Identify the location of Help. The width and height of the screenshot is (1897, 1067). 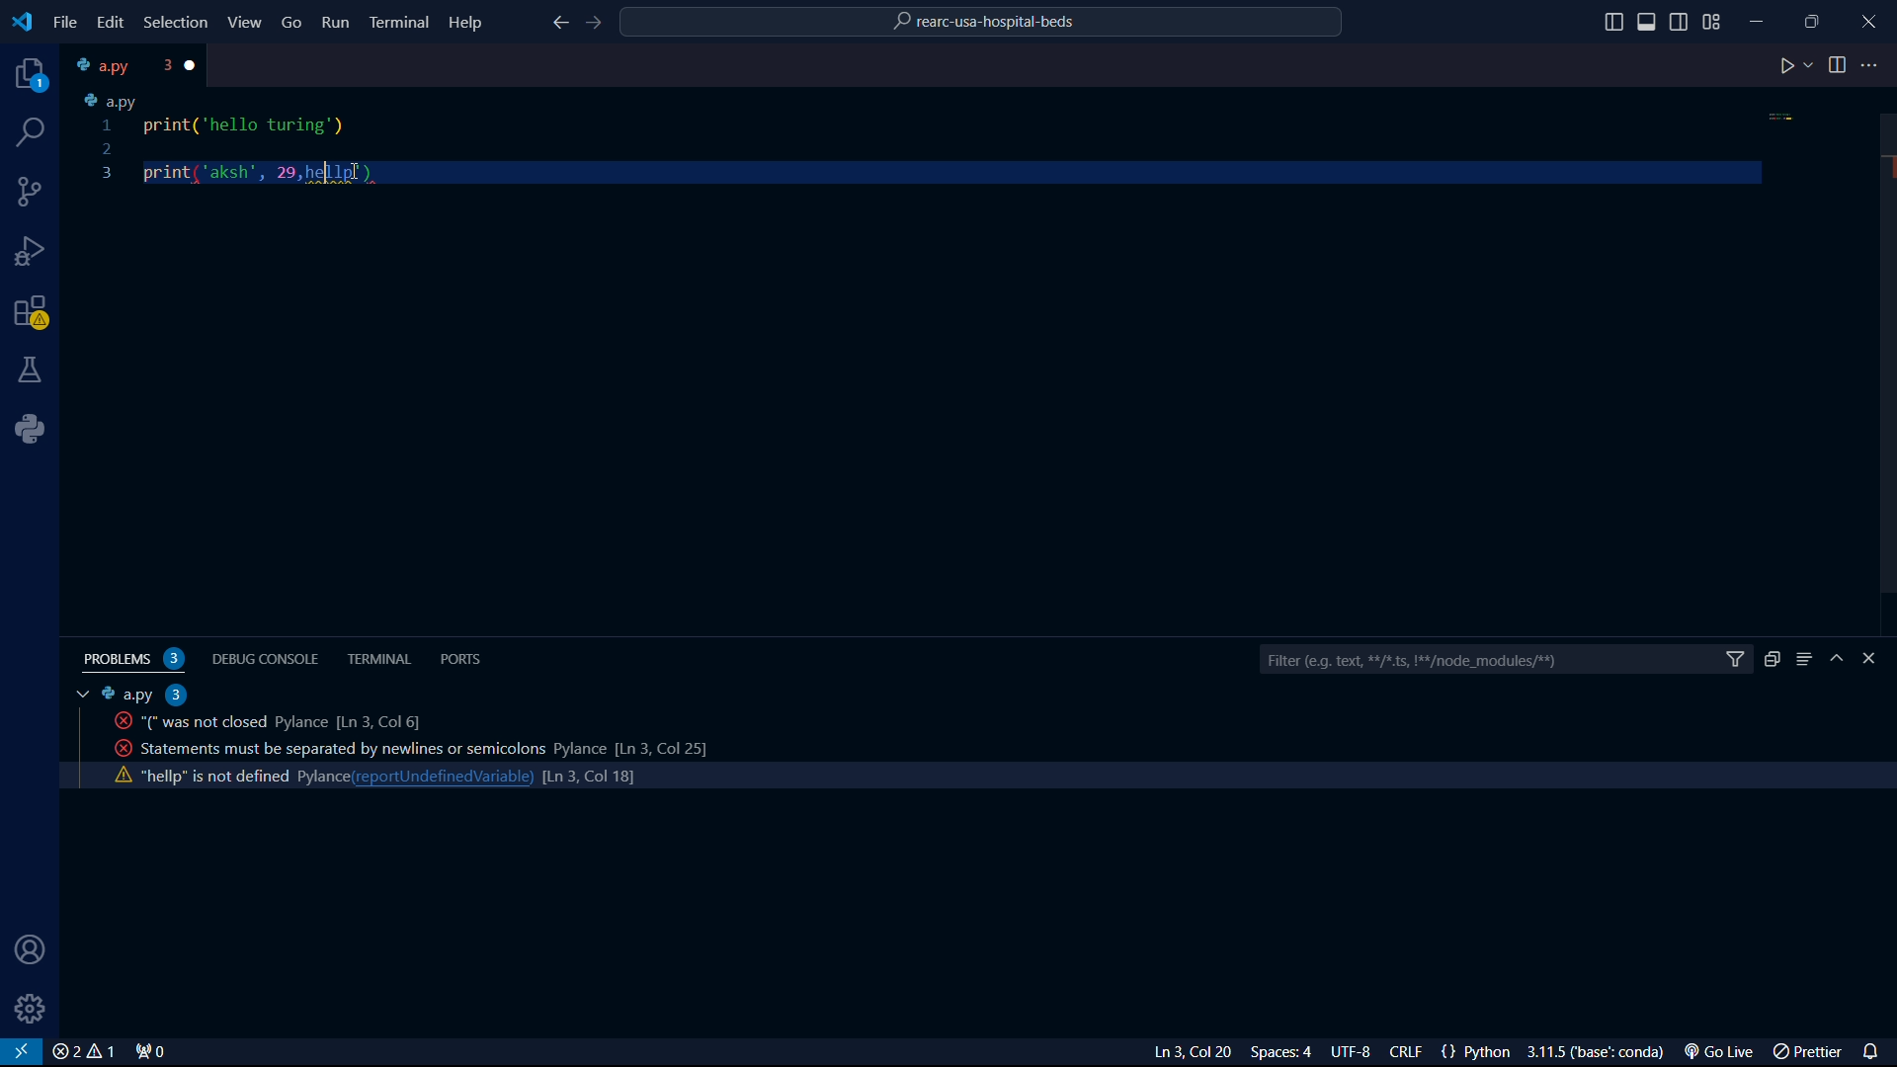
(470, 21).